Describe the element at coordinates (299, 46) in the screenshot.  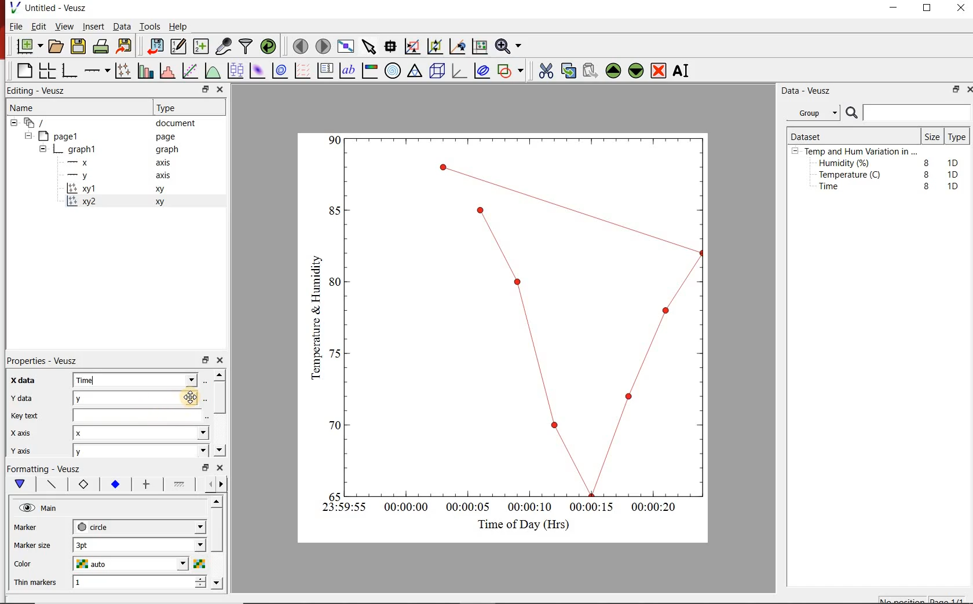
I see `move to the previous page` at that location.